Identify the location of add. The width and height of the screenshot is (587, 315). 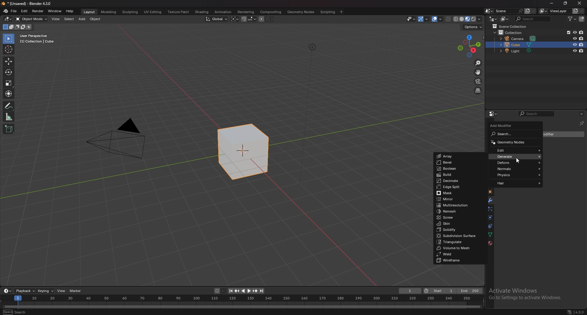
(82, 19).